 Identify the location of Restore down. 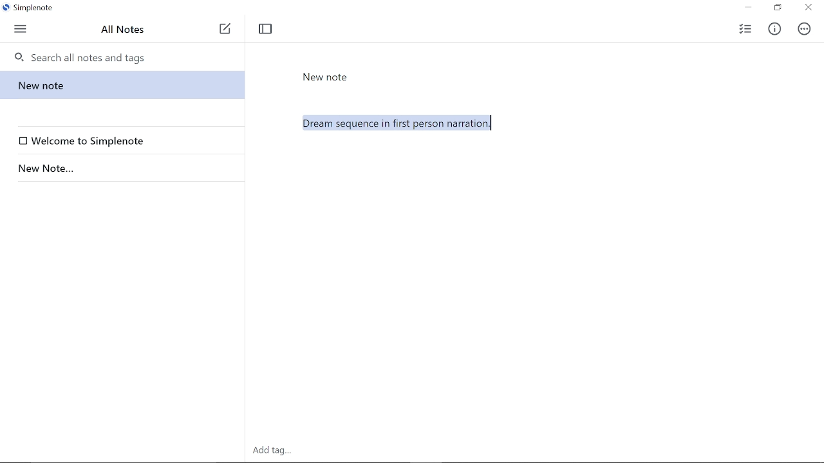
(777, 8).